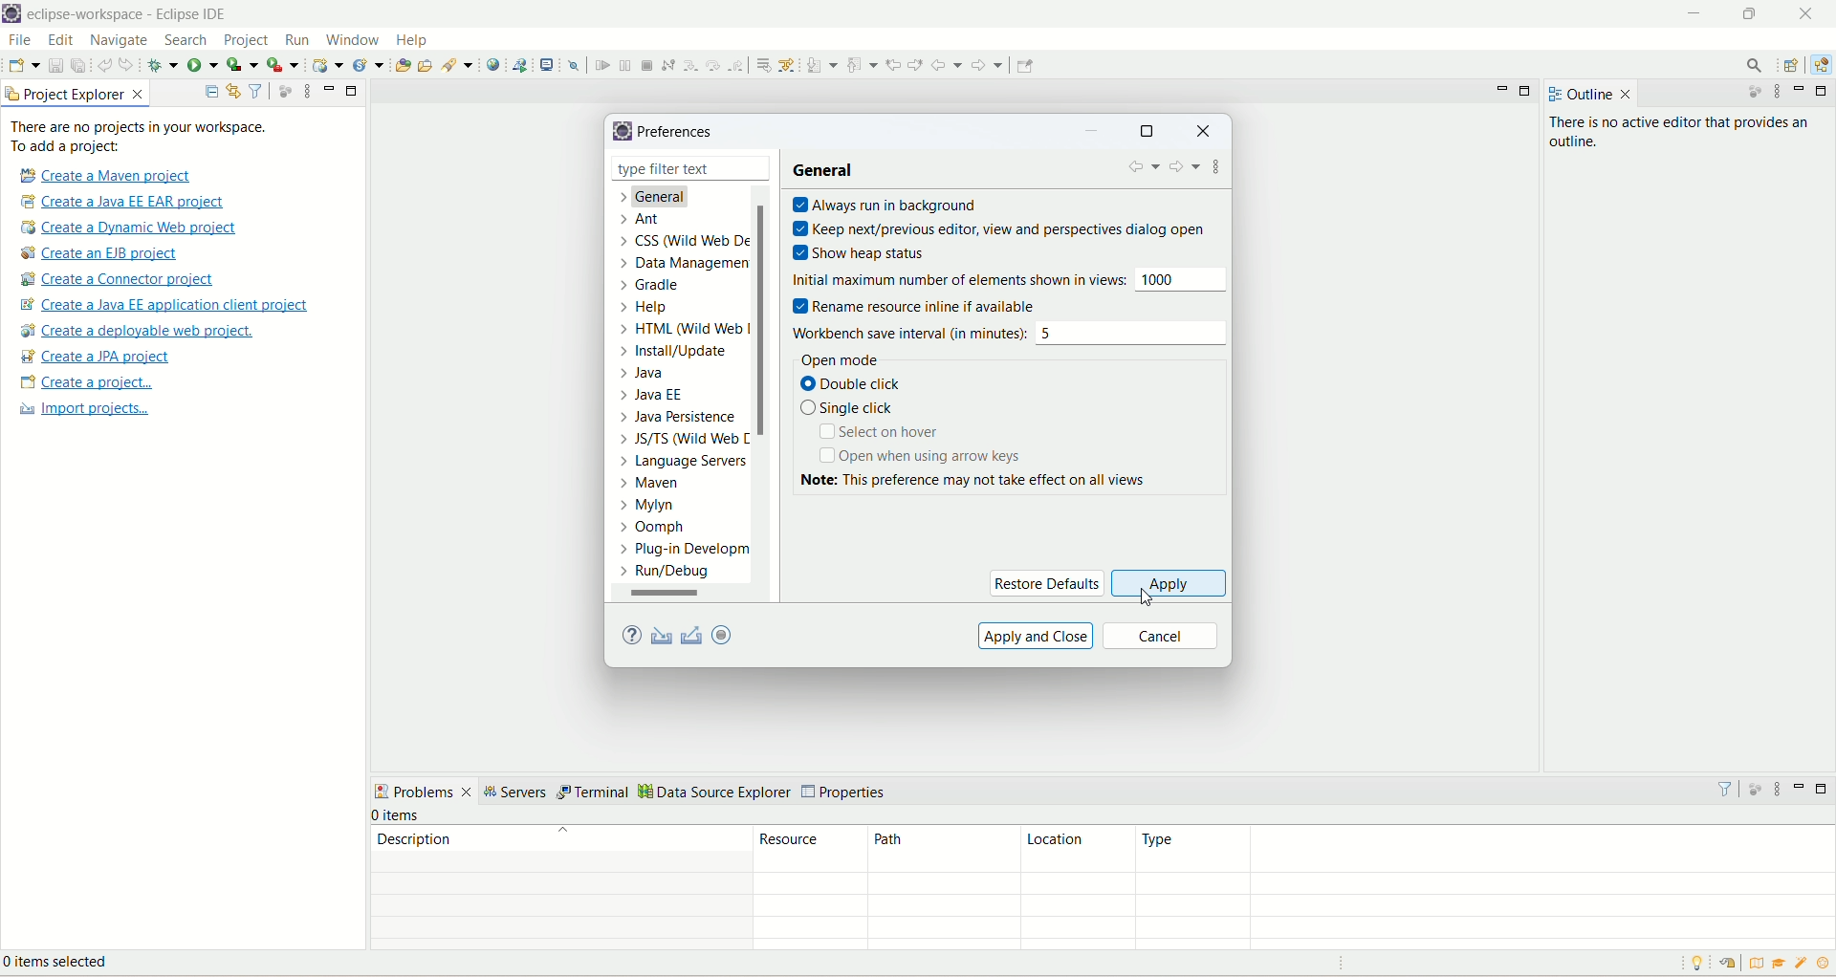  What do you see at coordinates (1781, 964) in the screenshot?
I see `tutorials` at bounding box center [1781, 964].